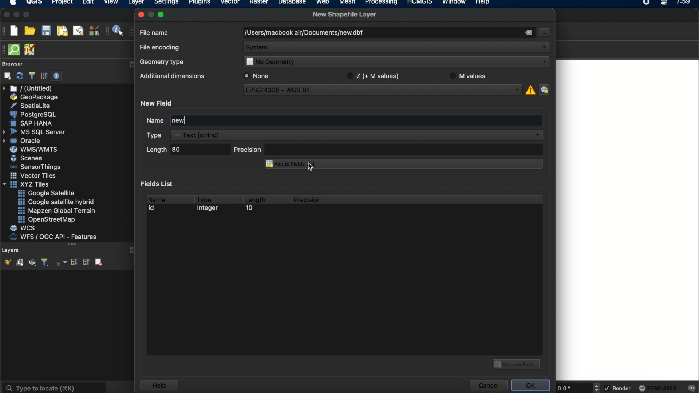 The width and height of the screenshot is (699, 393). I want to click on Additional dimensions, so click(171, 77).